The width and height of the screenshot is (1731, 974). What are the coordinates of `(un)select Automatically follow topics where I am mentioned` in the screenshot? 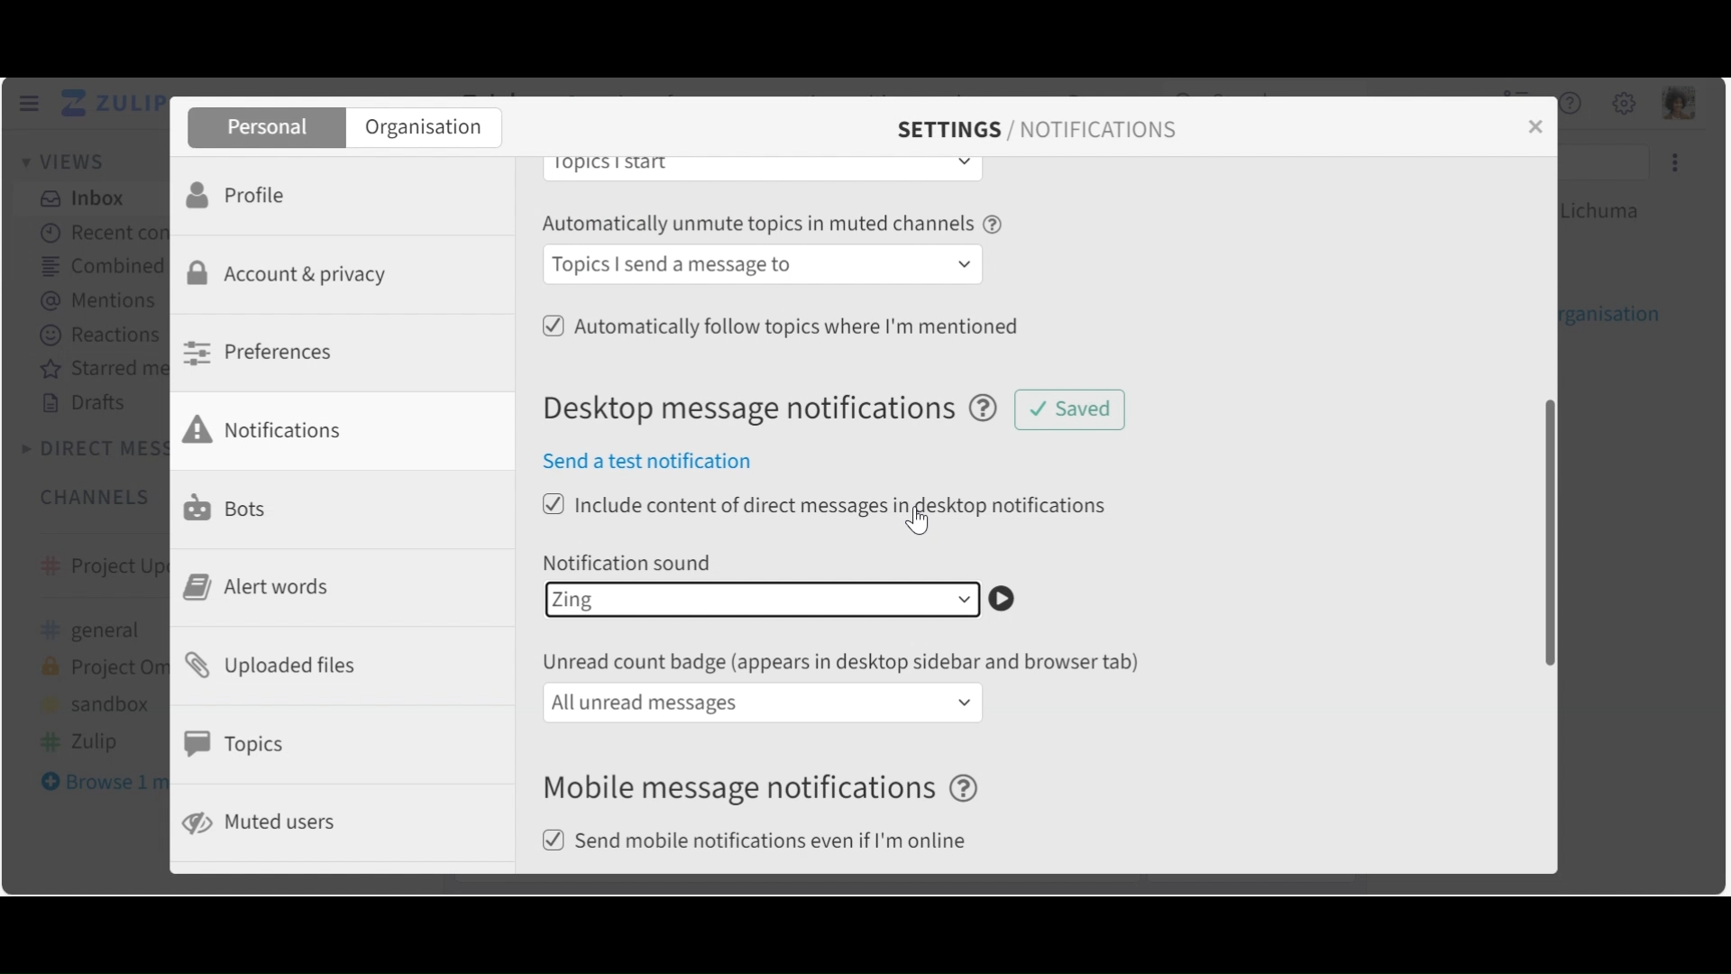 It's located at (780, 324).